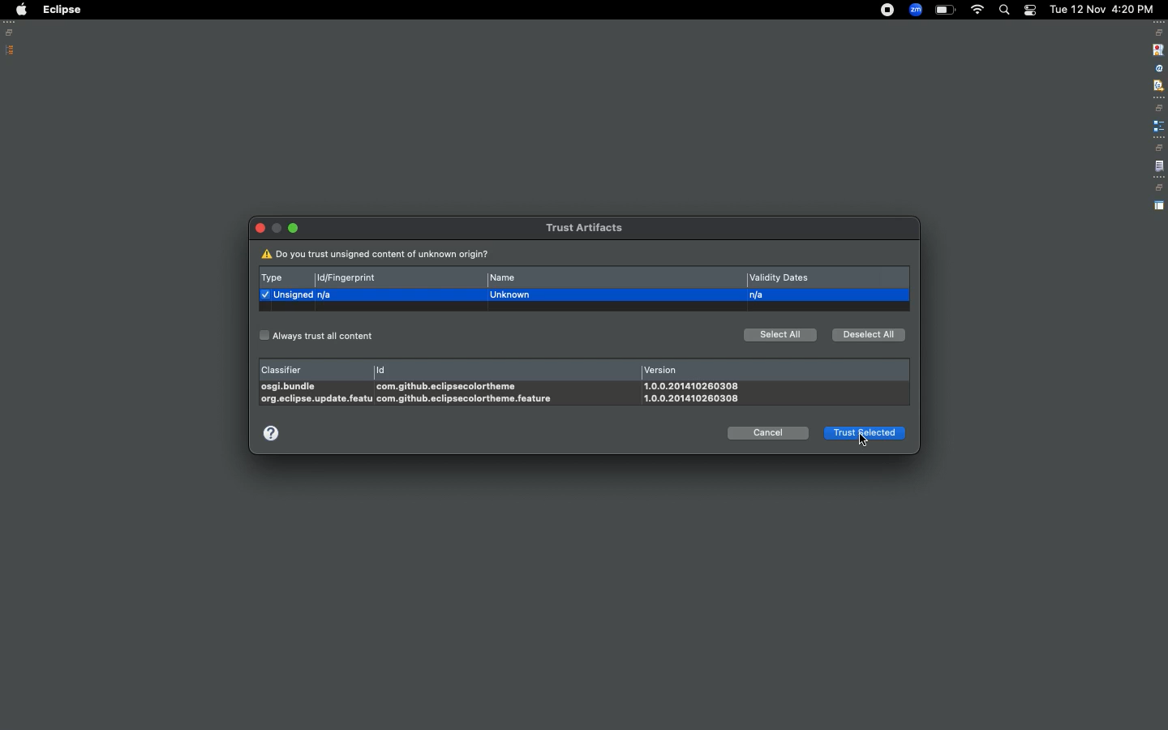 The width and height of the screenshot is (1168, 730). Describe the element at coordinates (783, 278) in the screenshot. I see `Validity dates` at that location.